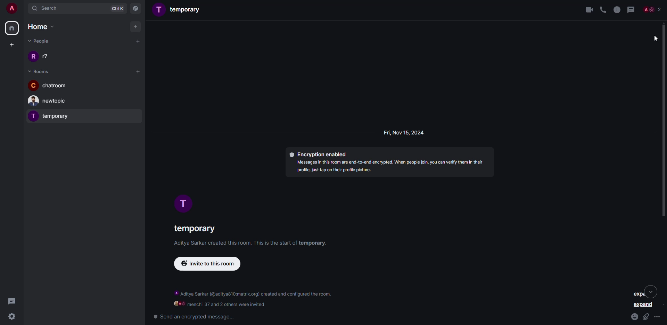 This screenshot has height=325, width=667. Describe the element at coordinates (616, 9) in the screenshot. I see `info` at that location.